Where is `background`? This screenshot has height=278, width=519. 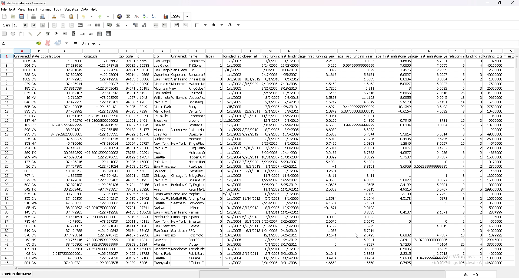
background is located at coordinates (234, 25).